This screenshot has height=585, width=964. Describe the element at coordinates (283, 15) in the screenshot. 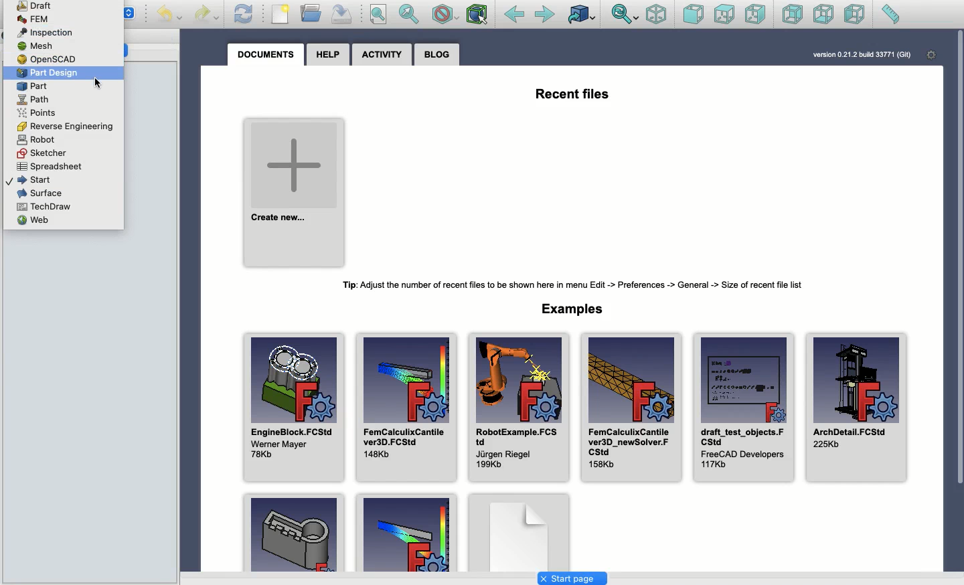

I see `New` at that location.